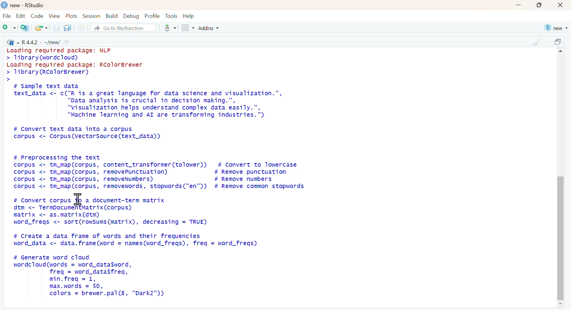 The width and height of the screenshot is (571, 310). What do you see at coordinates (112, 16) in the screenshot?
I see `Build` at bounding box center [112, 16].